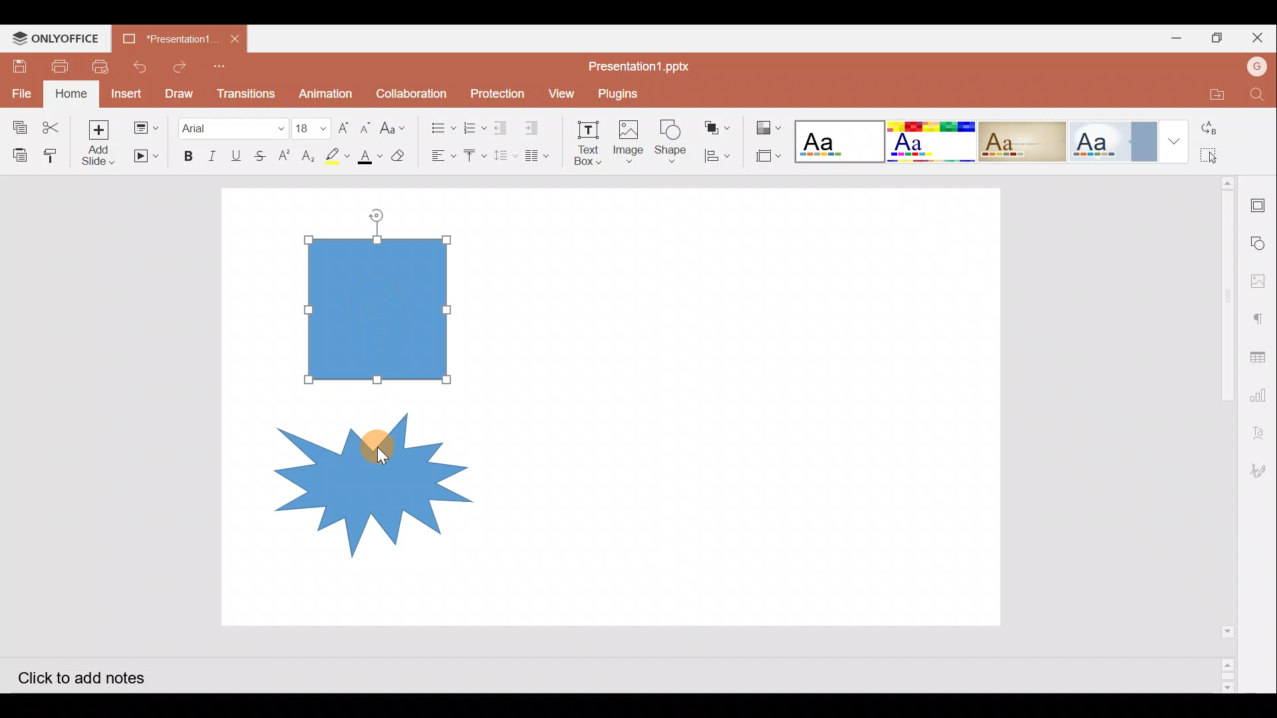 This screenshot has width=1277, height=718. I want to click on Find, so click(1258, 95).